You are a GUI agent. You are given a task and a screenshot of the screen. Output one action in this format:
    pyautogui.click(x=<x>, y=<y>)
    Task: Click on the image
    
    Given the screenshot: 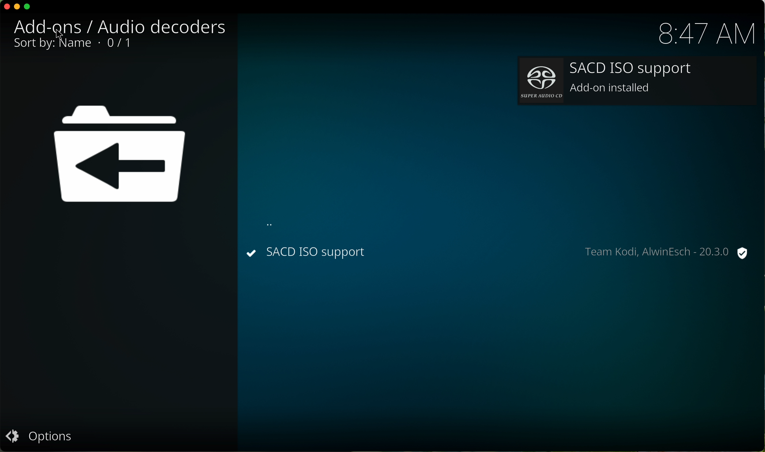 What is the action you would take?
    pyautogui.click(x=120, y=152)
    